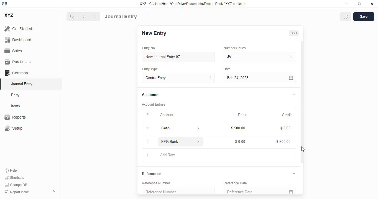  Describe the element at coordinates (147, 115) in the screenshot. I see `#` at that location.